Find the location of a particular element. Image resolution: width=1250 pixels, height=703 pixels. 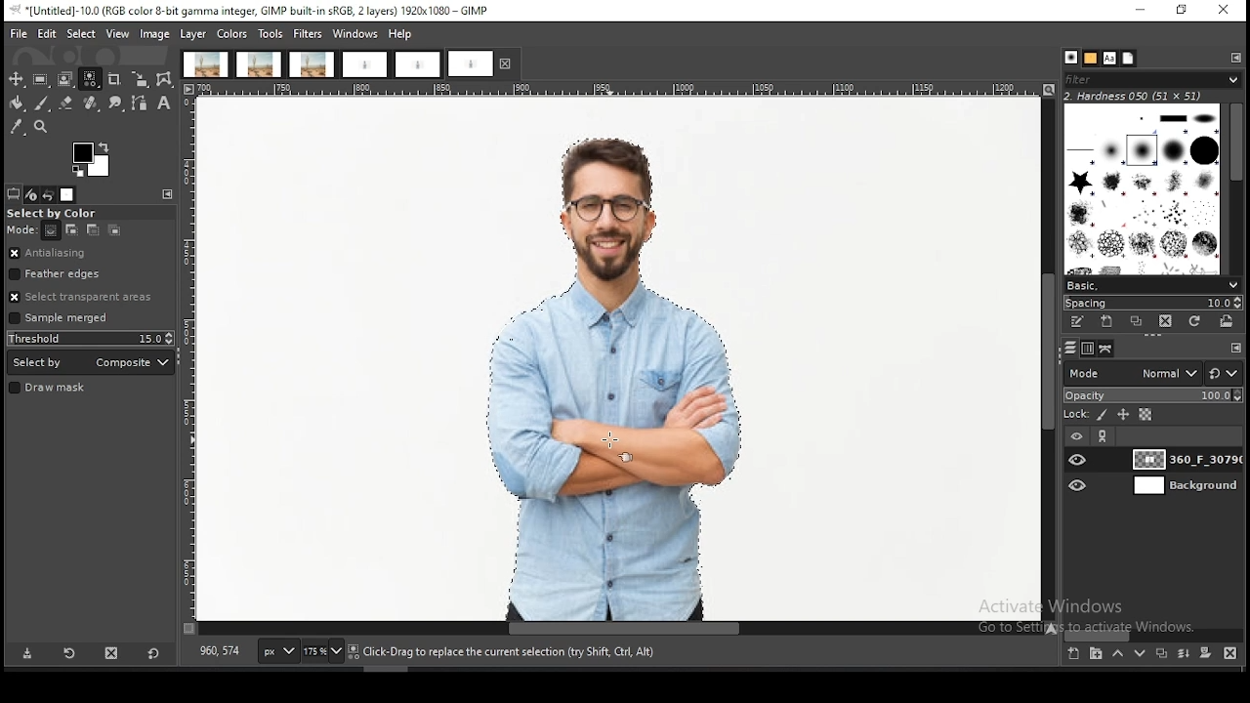

merge layers is located at coordinates (1184, 652).